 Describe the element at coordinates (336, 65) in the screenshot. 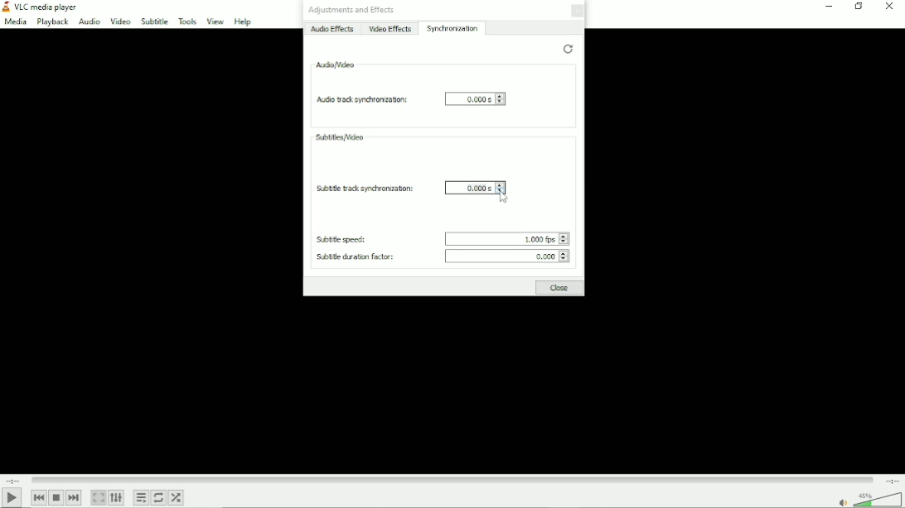

I see `Audio/video` at that location.